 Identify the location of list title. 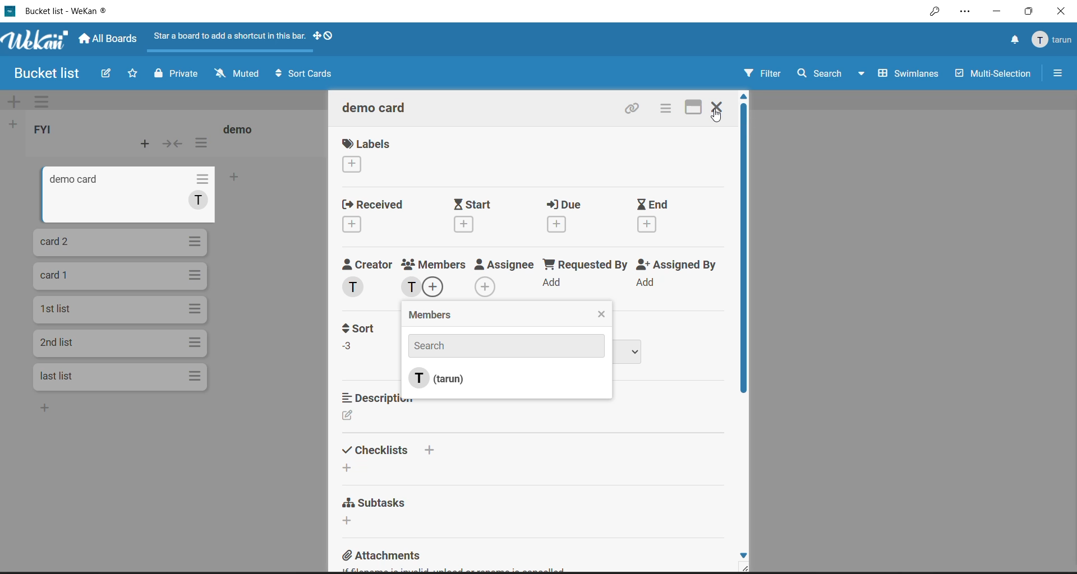
(47, 131).